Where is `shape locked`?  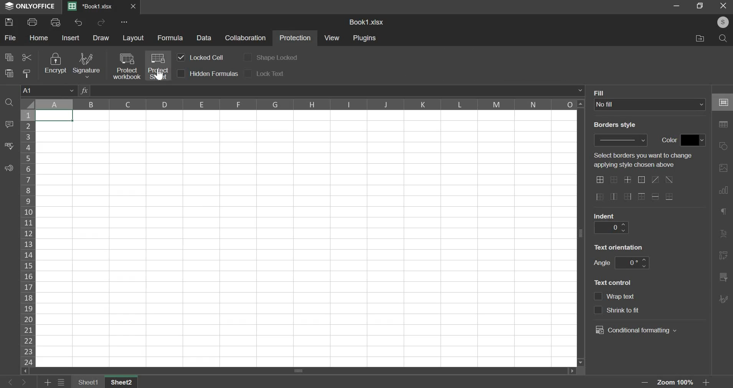 shape locked is located at coordinates (277, 58).